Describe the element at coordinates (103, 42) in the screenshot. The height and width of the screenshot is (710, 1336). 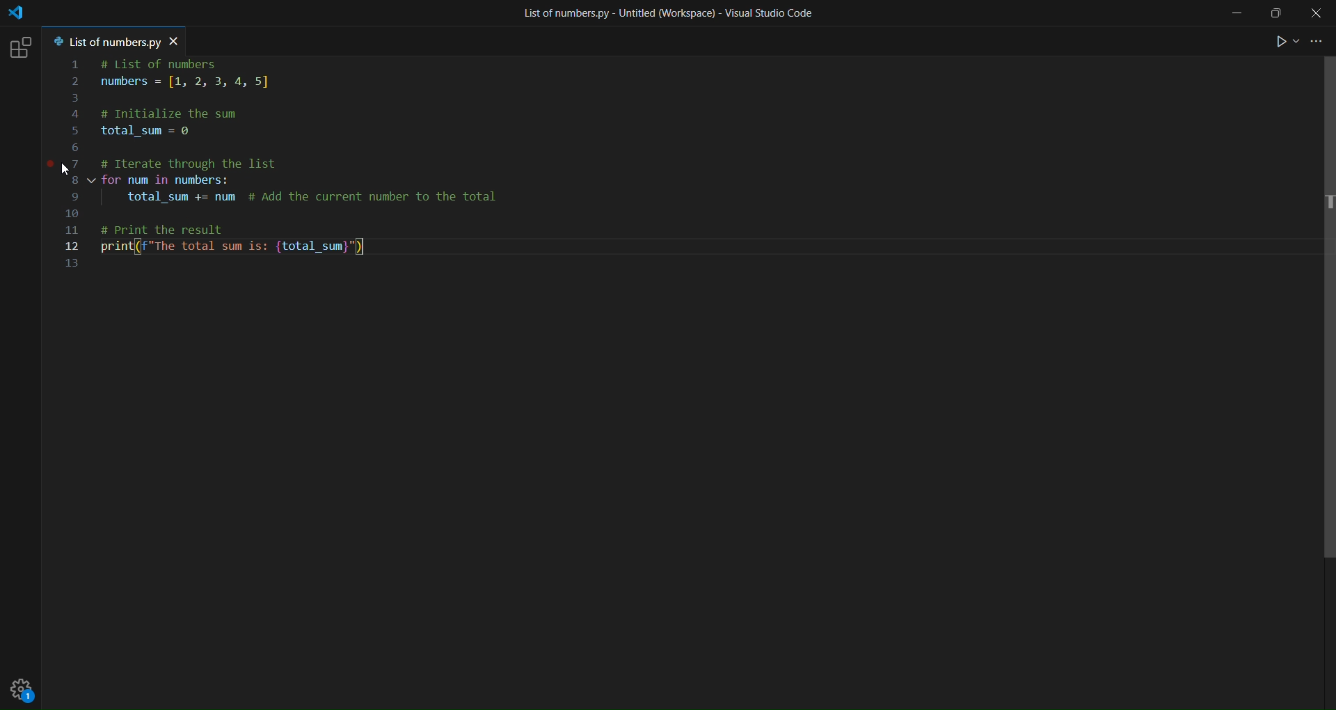
I see `tab name` at that location.